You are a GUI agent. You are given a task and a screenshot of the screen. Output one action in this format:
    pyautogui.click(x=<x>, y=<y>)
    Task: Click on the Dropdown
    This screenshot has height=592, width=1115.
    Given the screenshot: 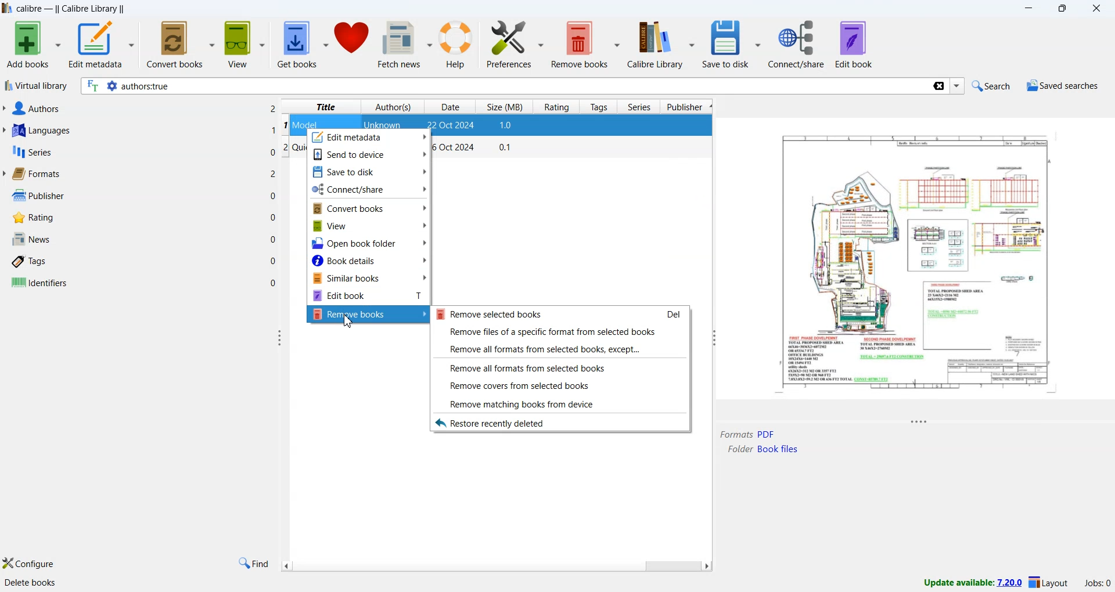 What is the action you would take?
    pyautogui.click(x=958, y=86)
    